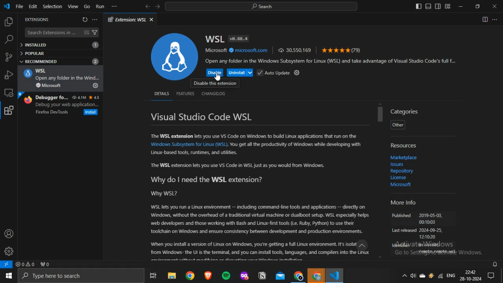 The height and width of the screenshot is (283, 503). Describe the element at coordinates (157, 6) in the screenshot. I see `forward` at that location.